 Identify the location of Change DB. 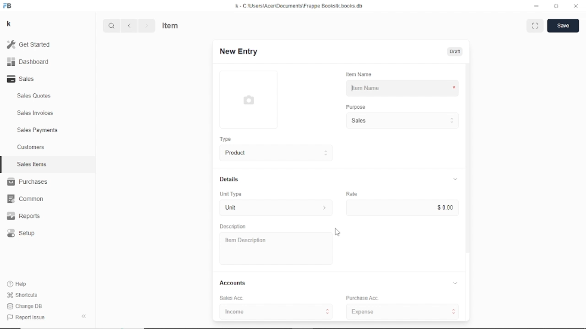
(26, 307).